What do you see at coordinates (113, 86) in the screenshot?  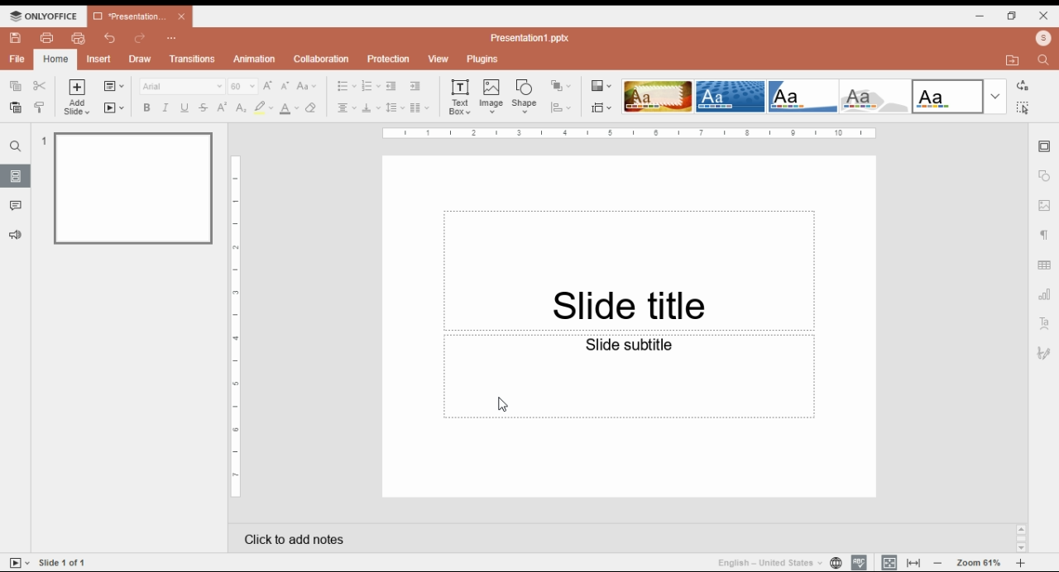 I see `change slide layout` at bounding box center [113, 86].